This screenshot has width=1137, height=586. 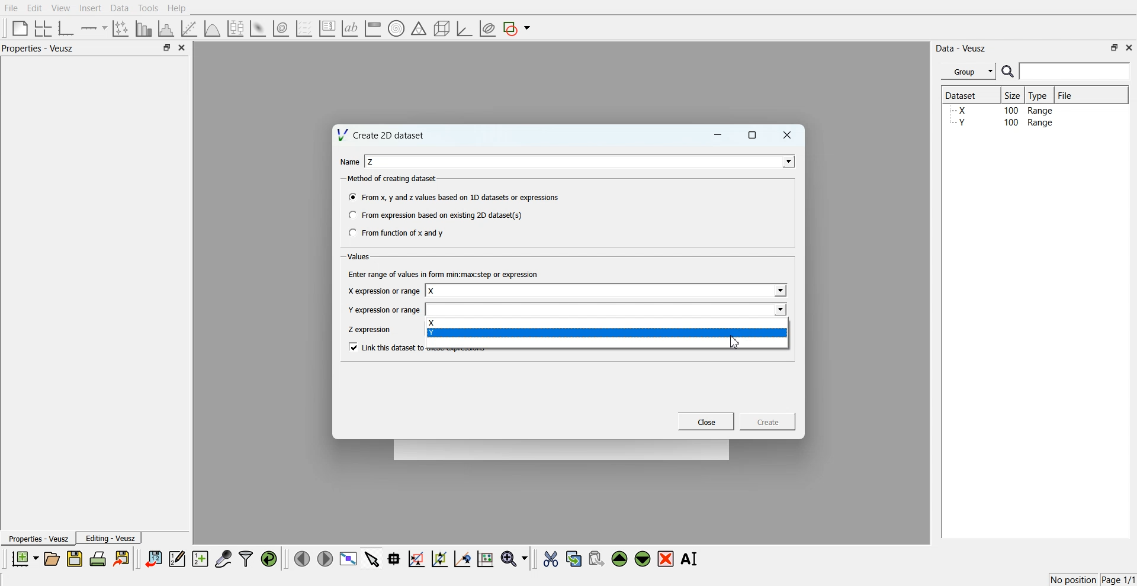 I want to click on Close, so click(x=706, y=421).